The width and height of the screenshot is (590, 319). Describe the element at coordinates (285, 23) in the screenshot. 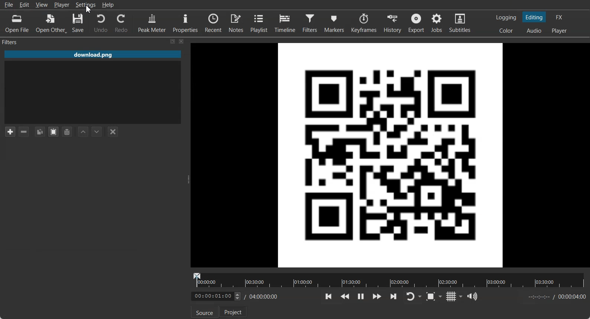

I see `Timeline` at that location.